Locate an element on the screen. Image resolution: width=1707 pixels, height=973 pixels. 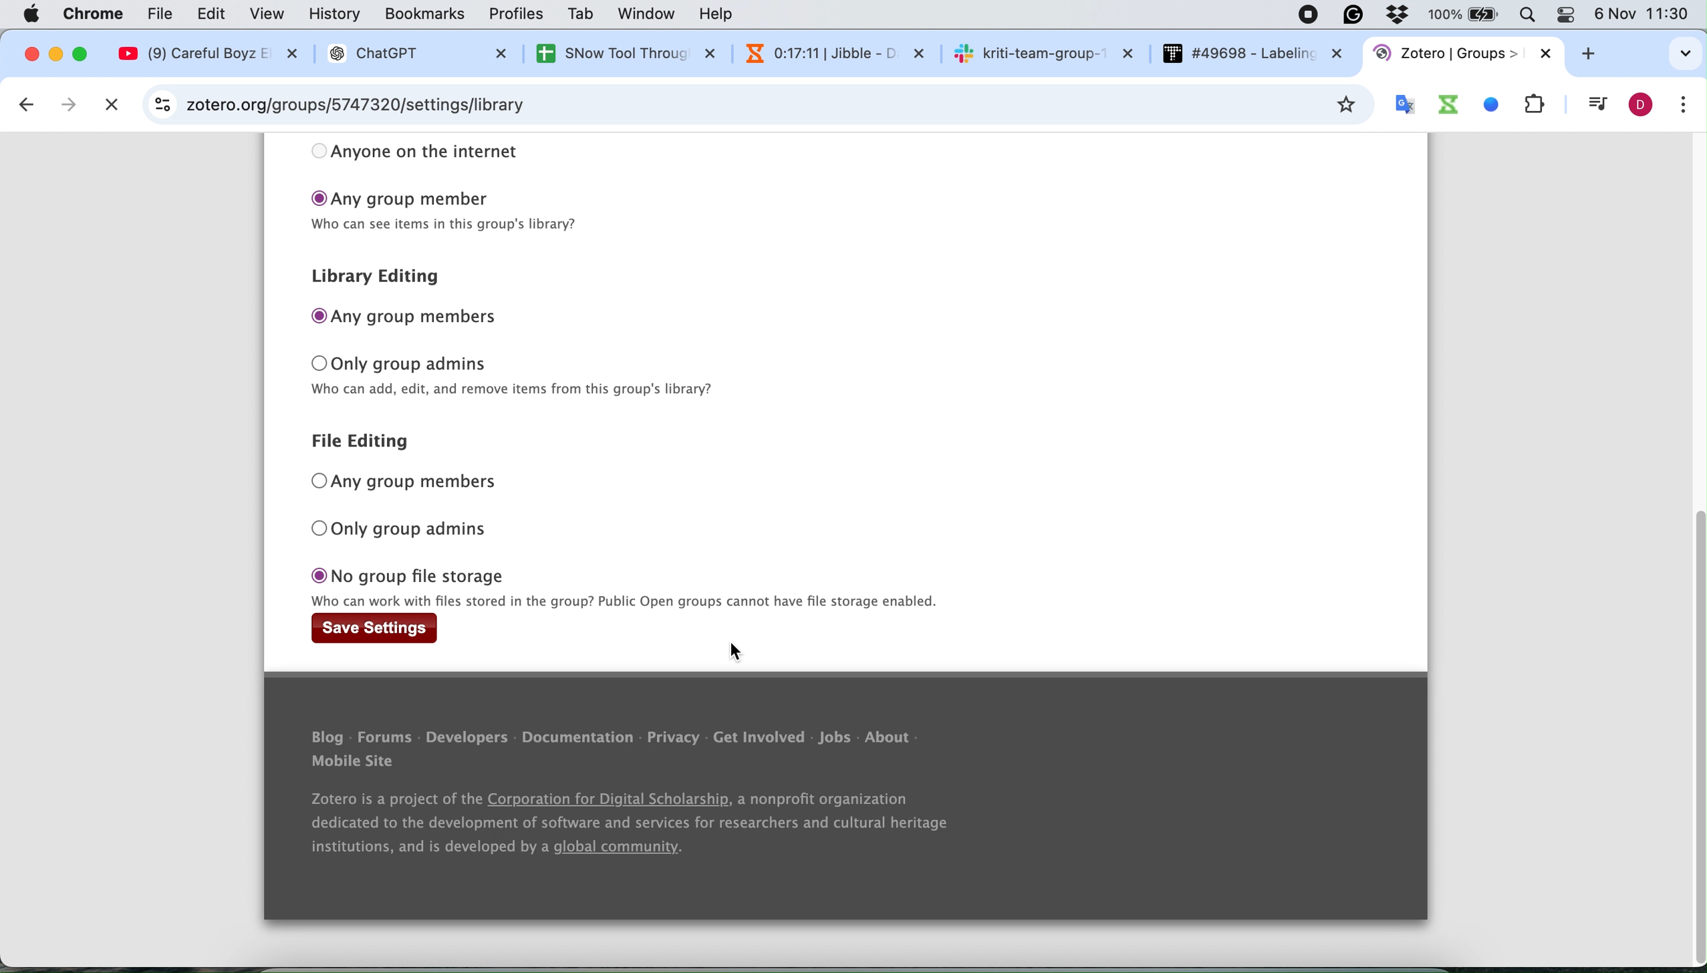
tab name is located at coordinates (1461, 53).